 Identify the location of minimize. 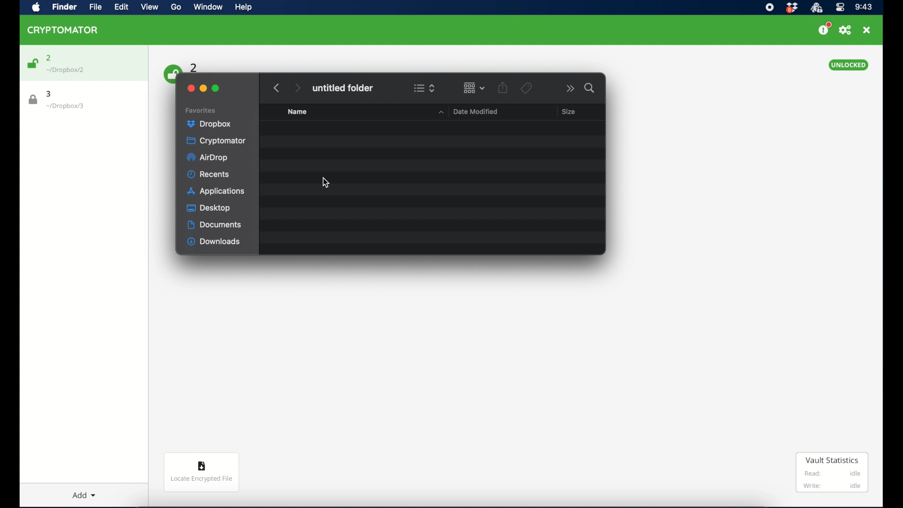
(203, 88).